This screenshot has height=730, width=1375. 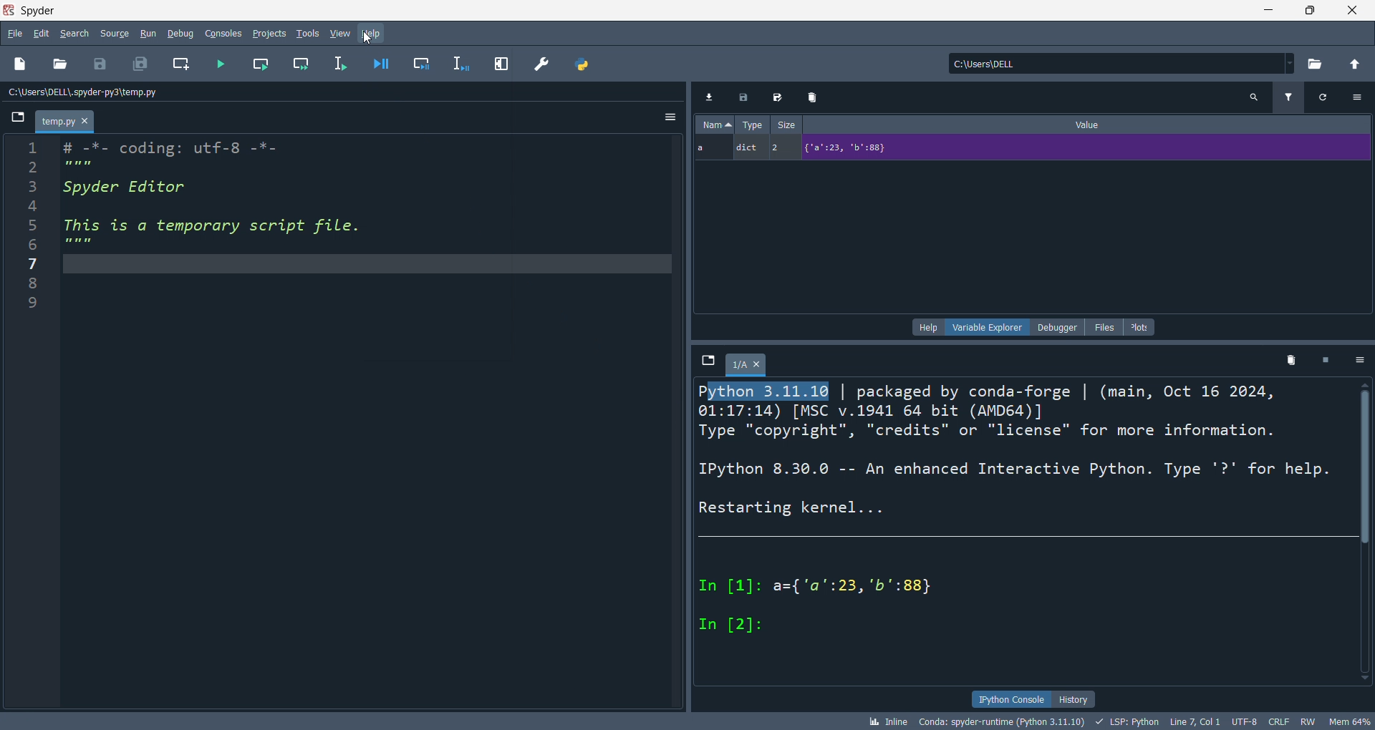 I want to click on Edit Export, so click(x=778, y=98).